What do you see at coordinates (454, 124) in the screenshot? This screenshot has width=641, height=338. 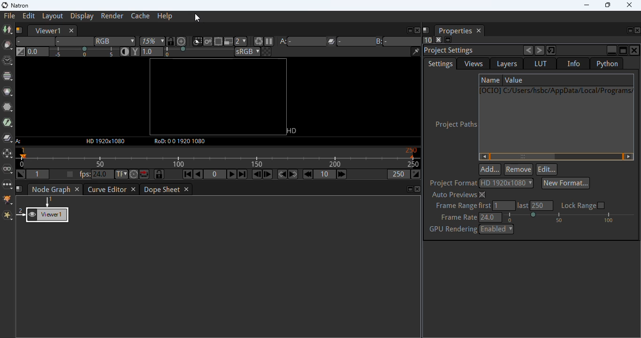 I see `project paths` at bounding box center [454, 124].